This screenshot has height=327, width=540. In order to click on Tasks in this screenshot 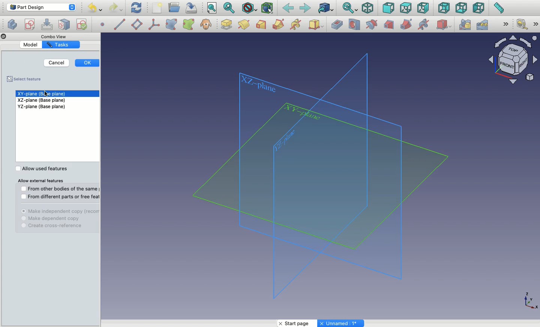, I will do `click(59, 45)`.